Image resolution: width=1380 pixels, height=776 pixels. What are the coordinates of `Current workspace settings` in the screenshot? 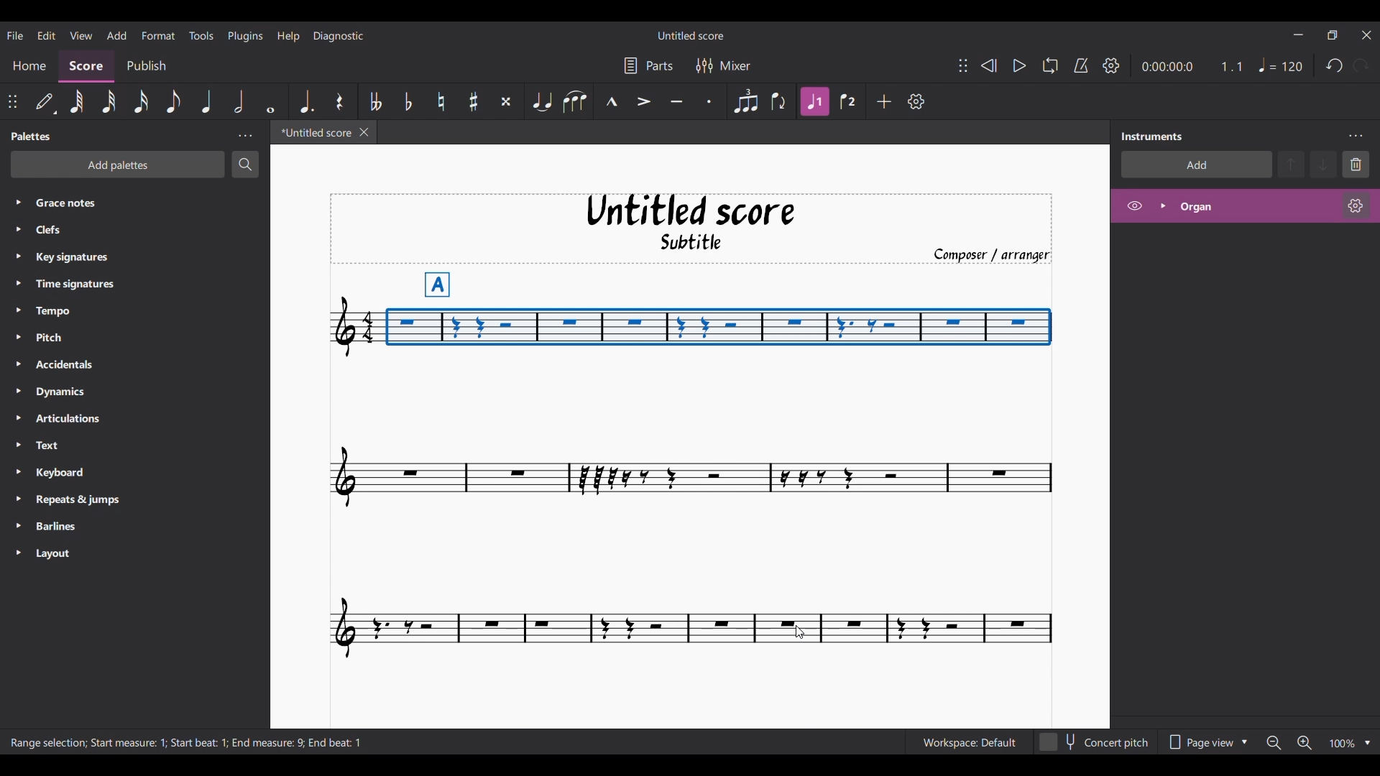 It's located at (969, 742).